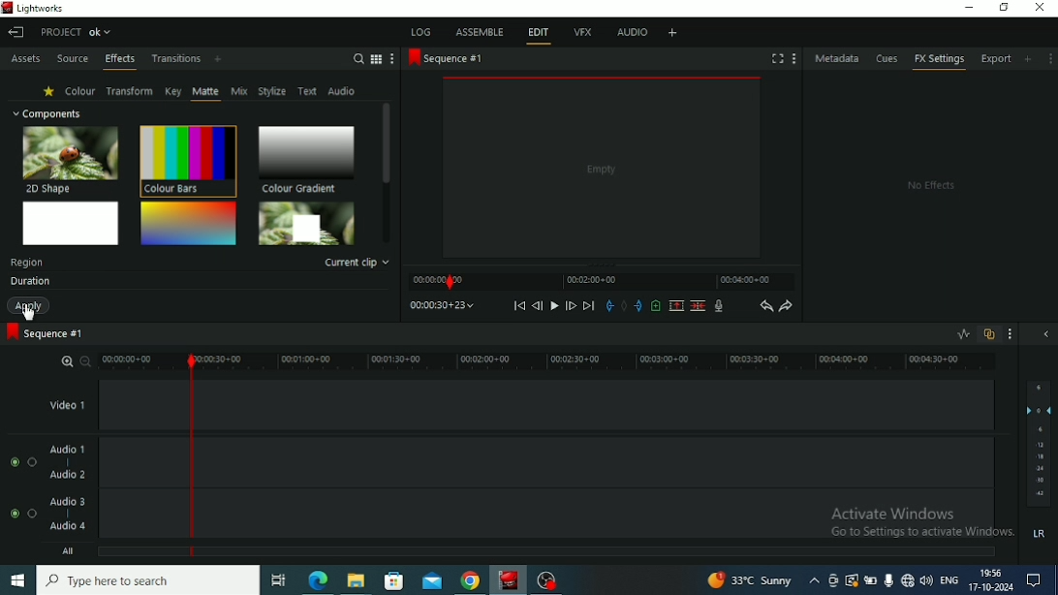 Image resolution: width=1058 pixels, height=595 pixels. Describe the element at coordinates (1045, 335) in the screenshot. I see `Show/hide the full audio mix` at that location.